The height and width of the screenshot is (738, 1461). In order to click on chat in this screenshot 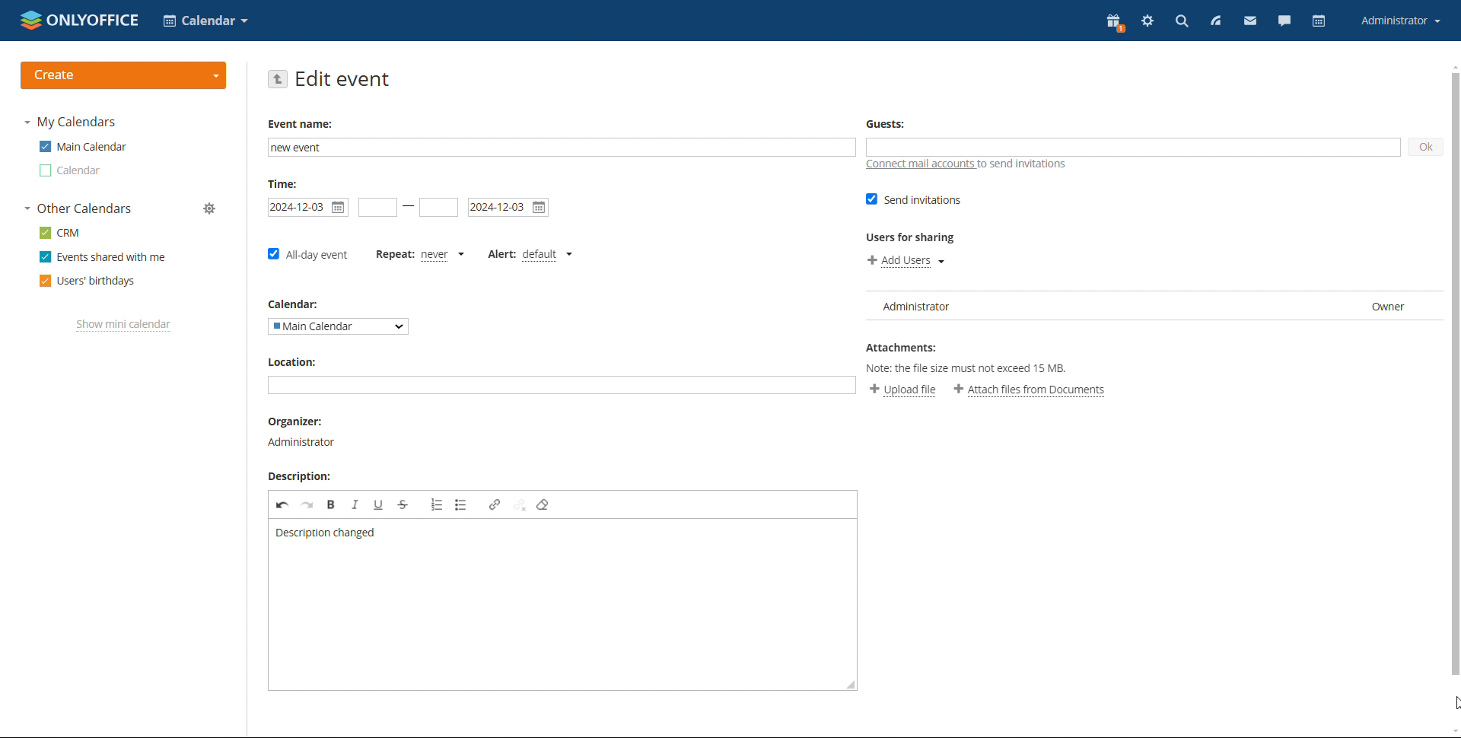, I will do `click(1285, 21)`.